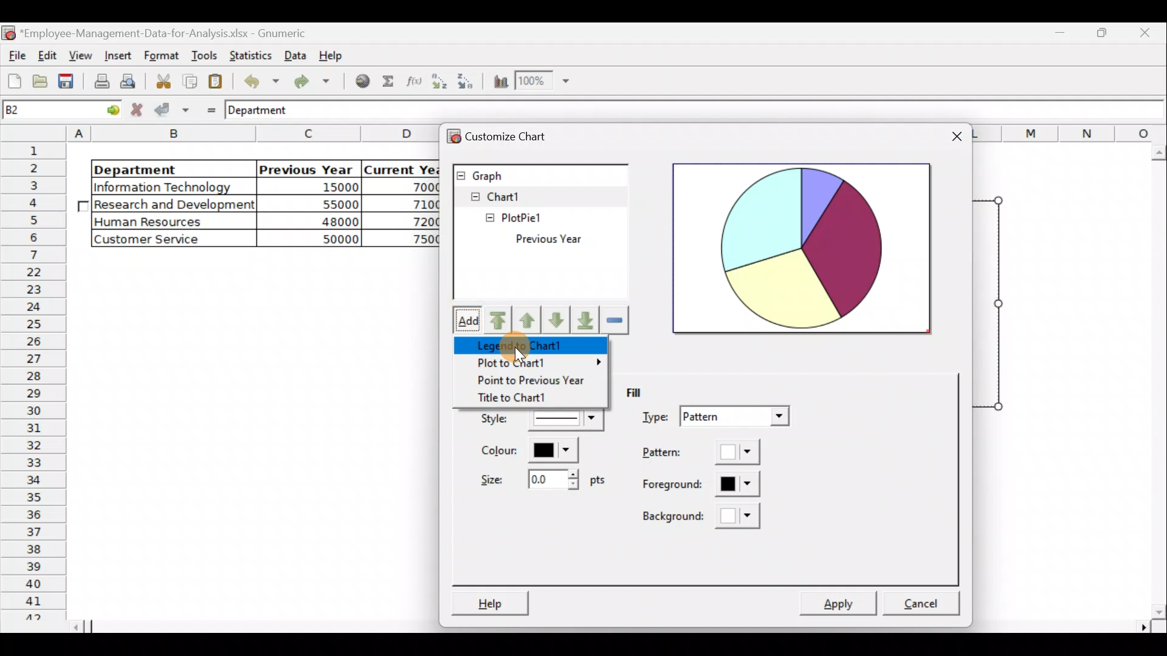  I want to click on Edit, so click(49, 54).